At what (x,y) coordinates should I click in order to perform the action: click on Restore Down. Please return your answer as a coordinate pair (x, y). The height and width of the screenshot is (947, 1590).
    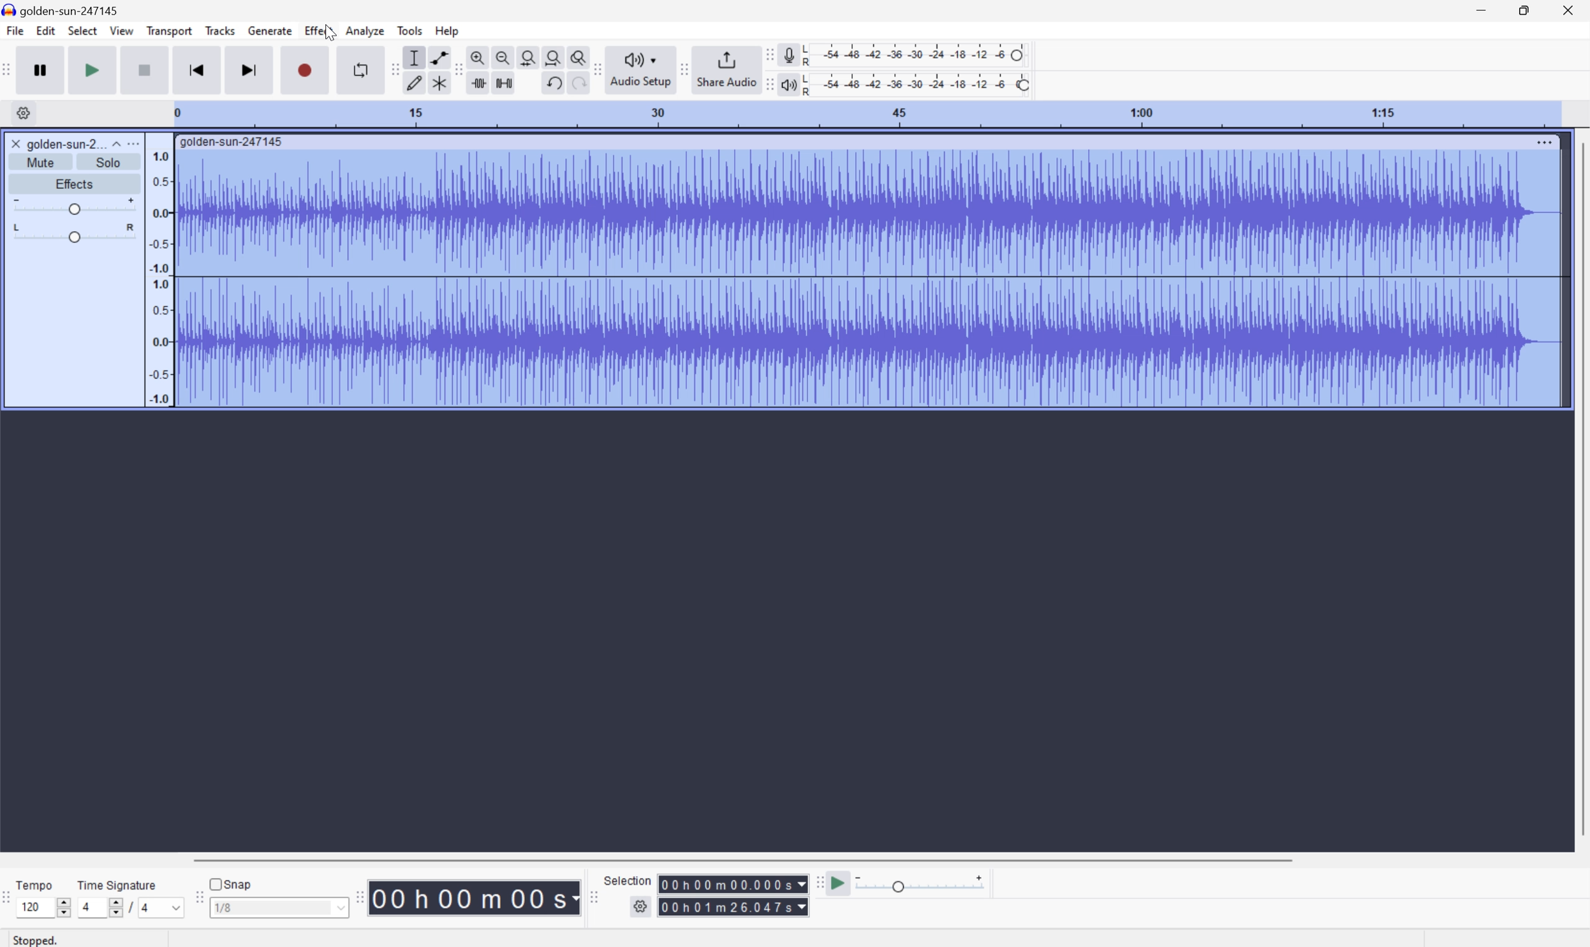
    Looking at the image, I should click on (1524, 11).